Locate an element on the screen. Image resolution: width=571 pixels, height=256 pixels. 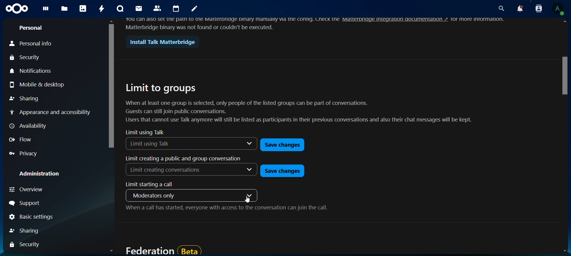
privacy is located at coordinates (27, 154).